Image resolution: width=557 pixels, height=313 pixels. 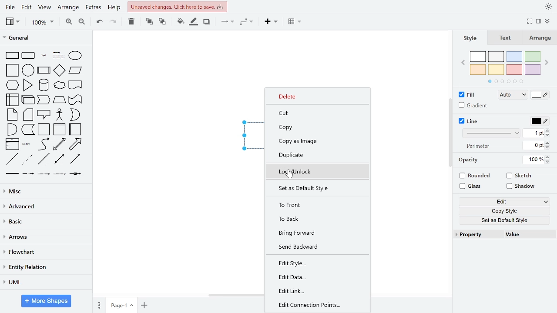 I want to click on general , so click(x=46, y=39).